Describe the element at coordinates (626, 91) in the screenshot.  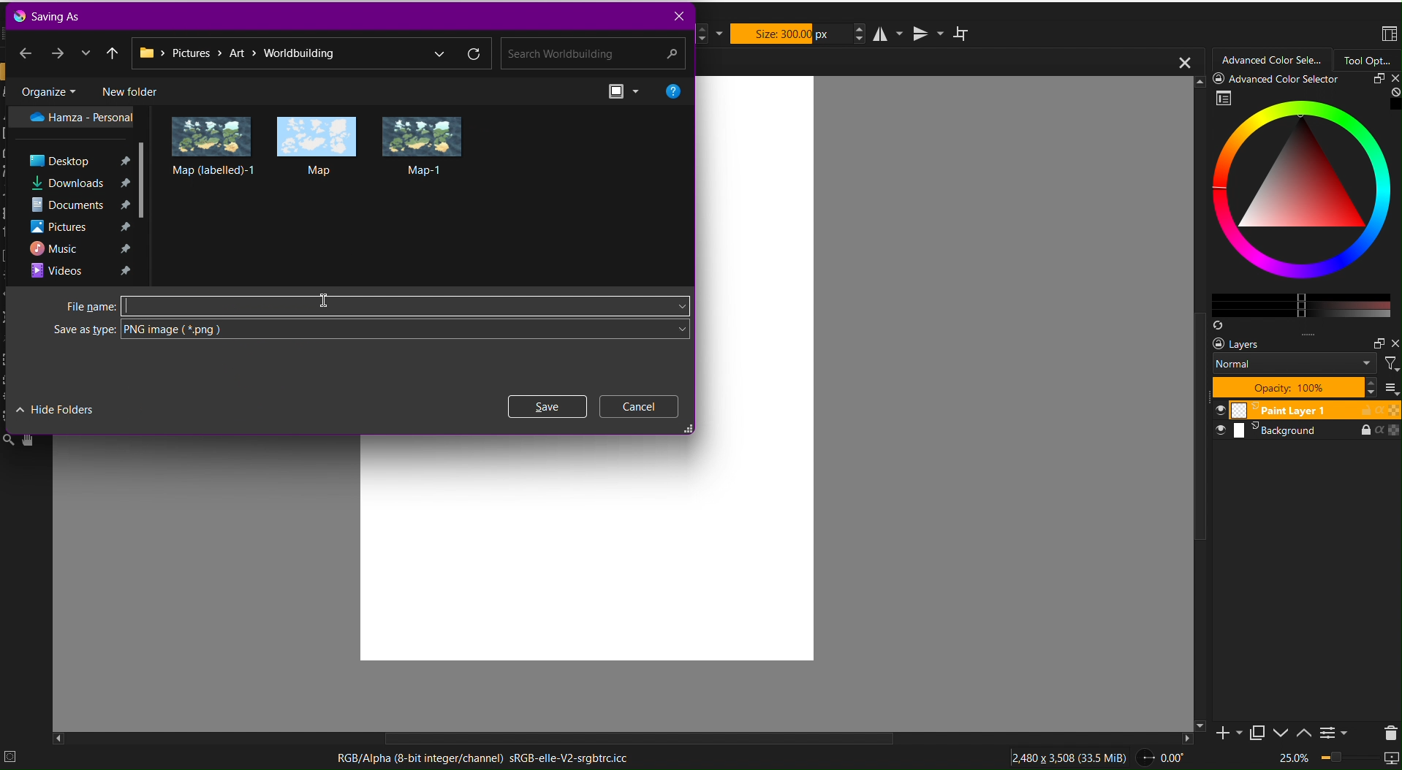
I see `View` at that location.